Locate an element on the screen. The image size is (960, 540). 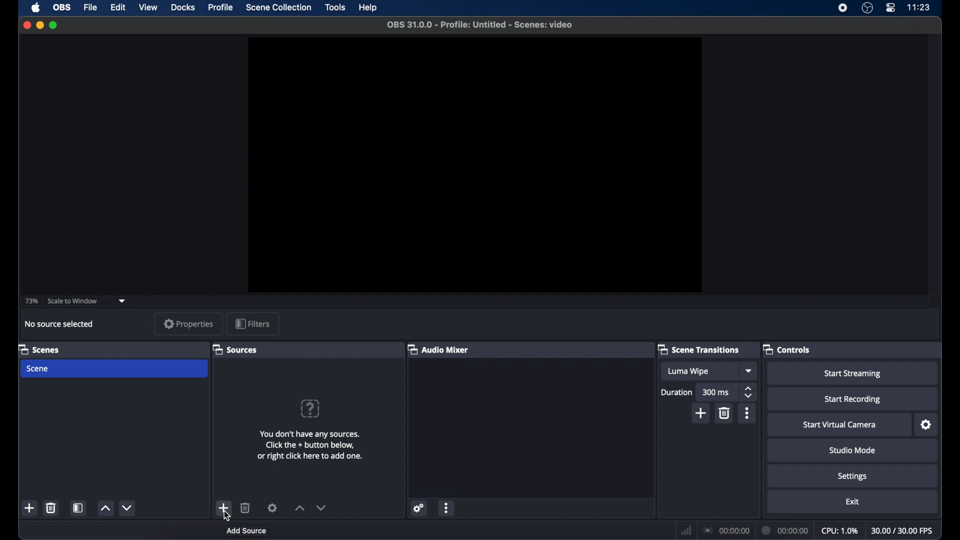
dropdown is located at coordinates (749, 370).